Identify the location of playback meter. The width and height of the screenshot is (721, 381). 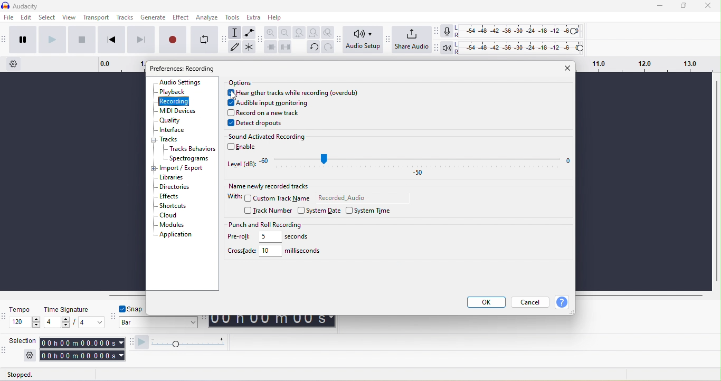
(447, 48).